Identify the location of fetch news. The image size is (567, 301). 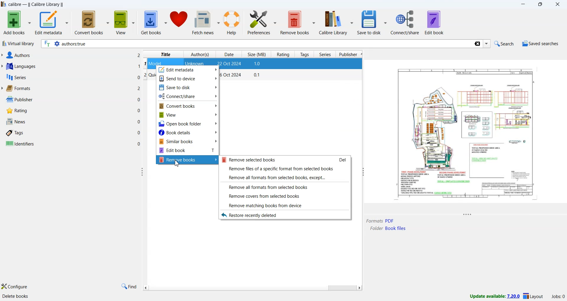
(207, 24).